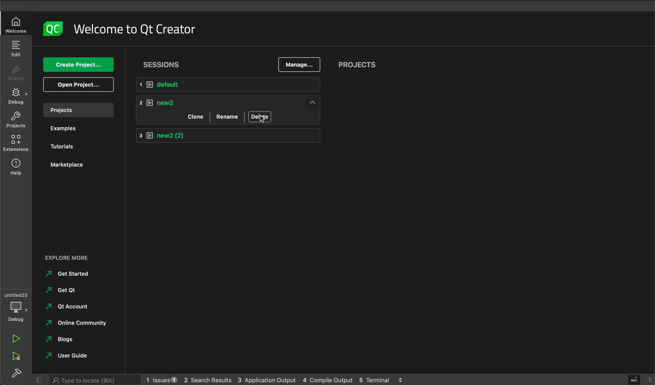  Describe the element at coordinates (73, 129) in the screenshot. I see `examples` at that location.